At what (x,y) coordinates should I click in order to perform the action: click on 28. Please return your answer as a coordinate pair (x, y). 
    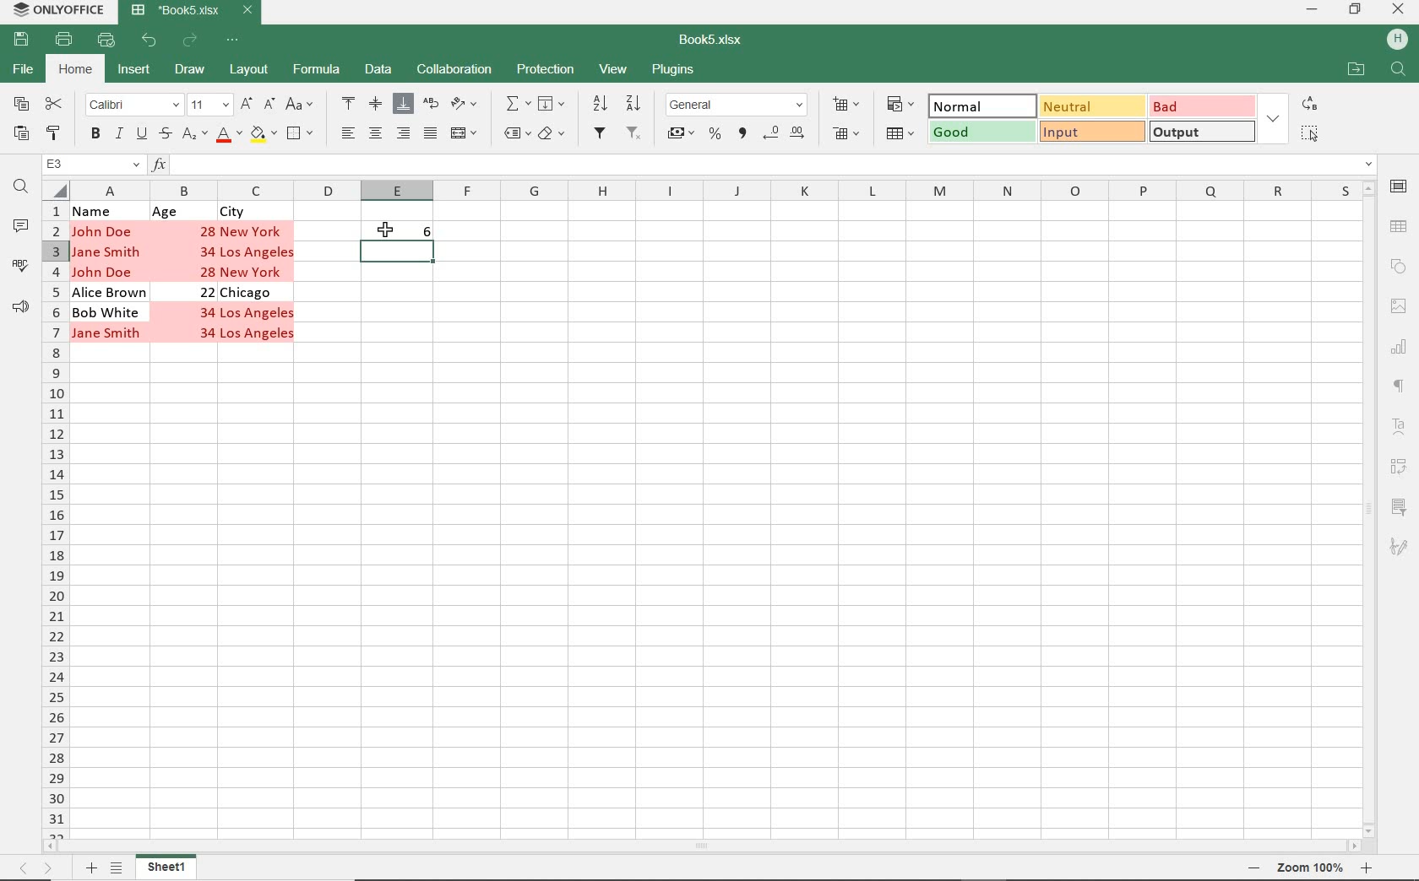
    Looking at the image, I should click on (208, 230).